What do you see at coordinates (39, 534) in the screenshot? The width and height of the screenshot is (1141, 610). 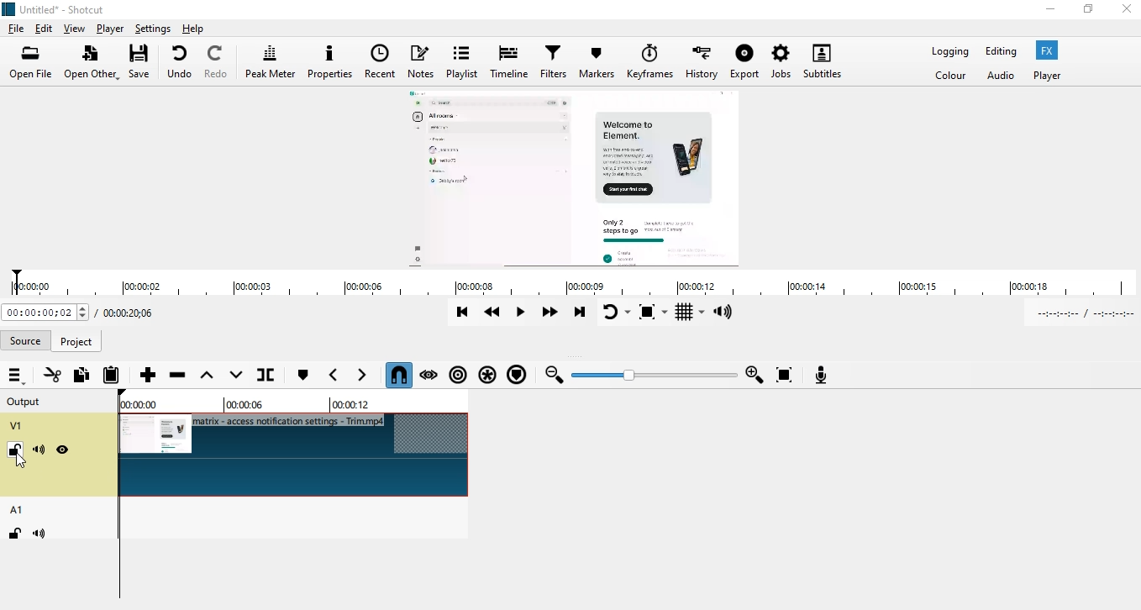 I see `mute` at bounding box center [39, 534].